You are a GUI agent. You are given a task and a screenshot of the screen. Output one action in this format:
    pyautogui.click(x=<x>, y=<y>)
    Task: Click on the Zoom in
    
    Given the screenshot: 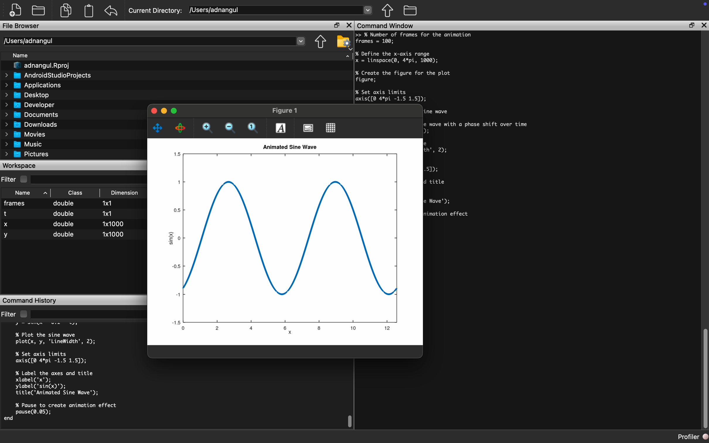 What is the action you would take?
    pyautogui.click(x=208, y=129)
    